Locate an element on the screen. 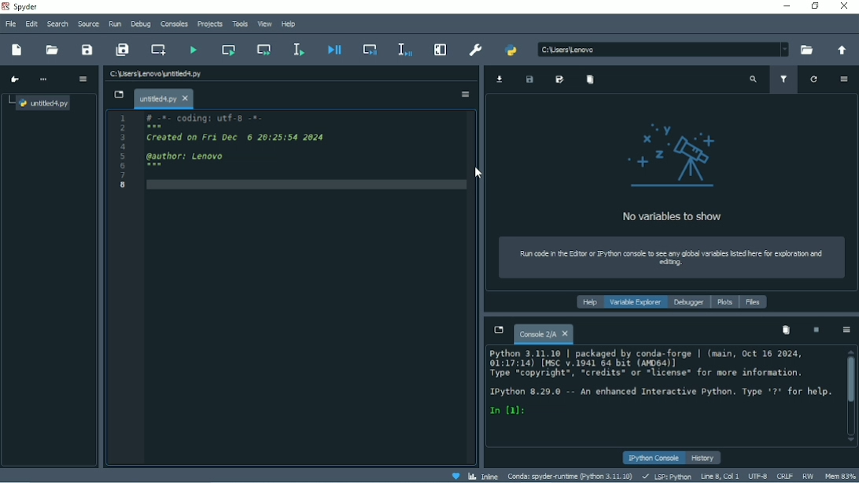  Debug file is located at coordinates (333, 51).